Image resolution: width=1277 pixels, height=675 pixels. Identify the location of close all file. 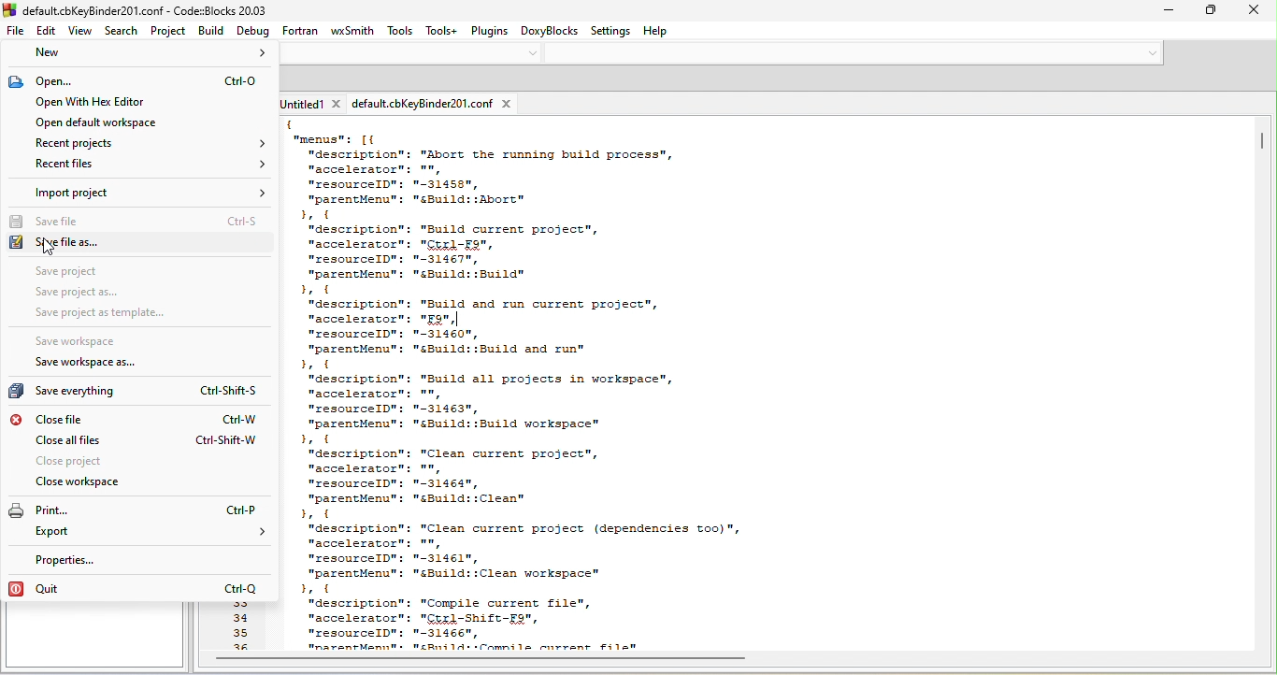
(143, 438).